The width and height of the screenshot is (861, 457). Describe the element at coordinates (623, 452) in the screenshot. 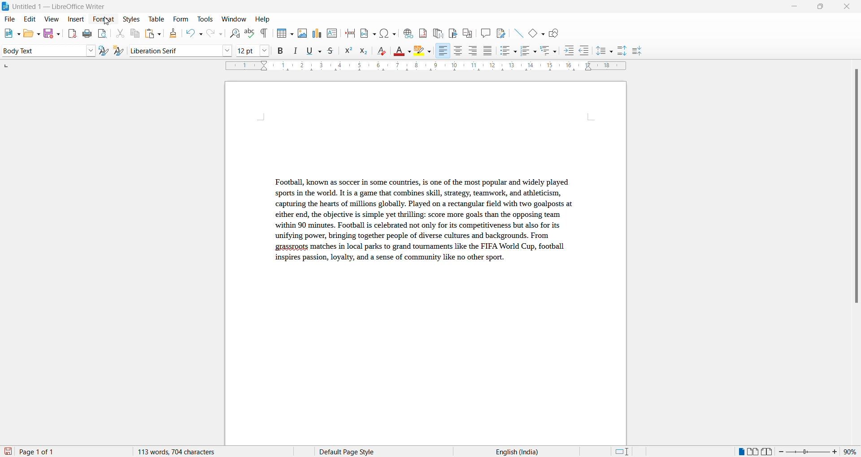

I see `standard selection` at that location.